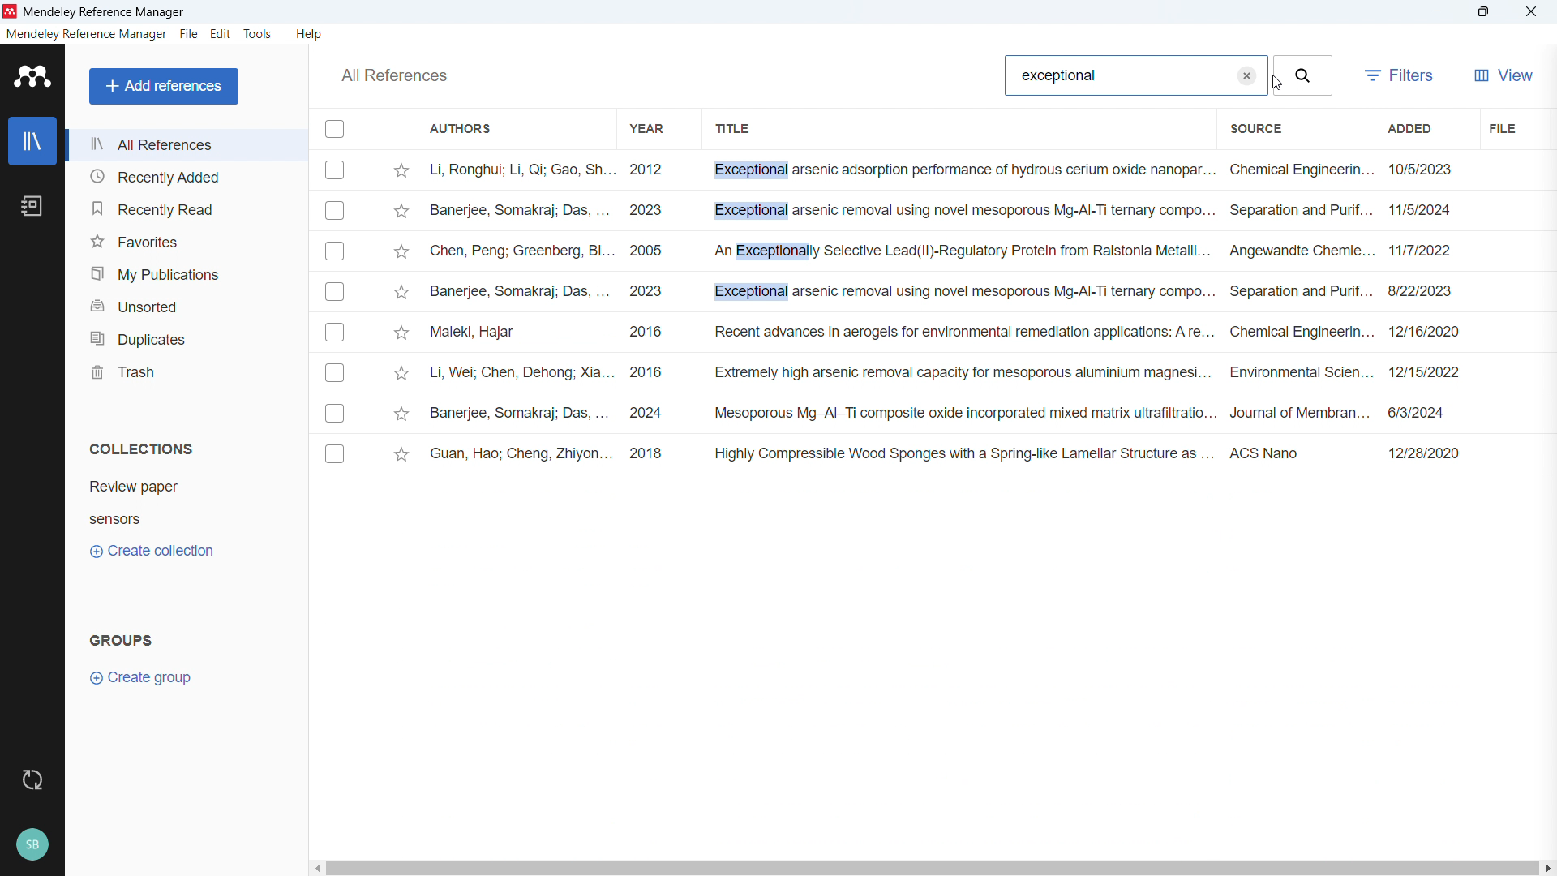 This screenshot has height=876, width=1557. I want to click on mendeley reference manager, so click(86, 34).